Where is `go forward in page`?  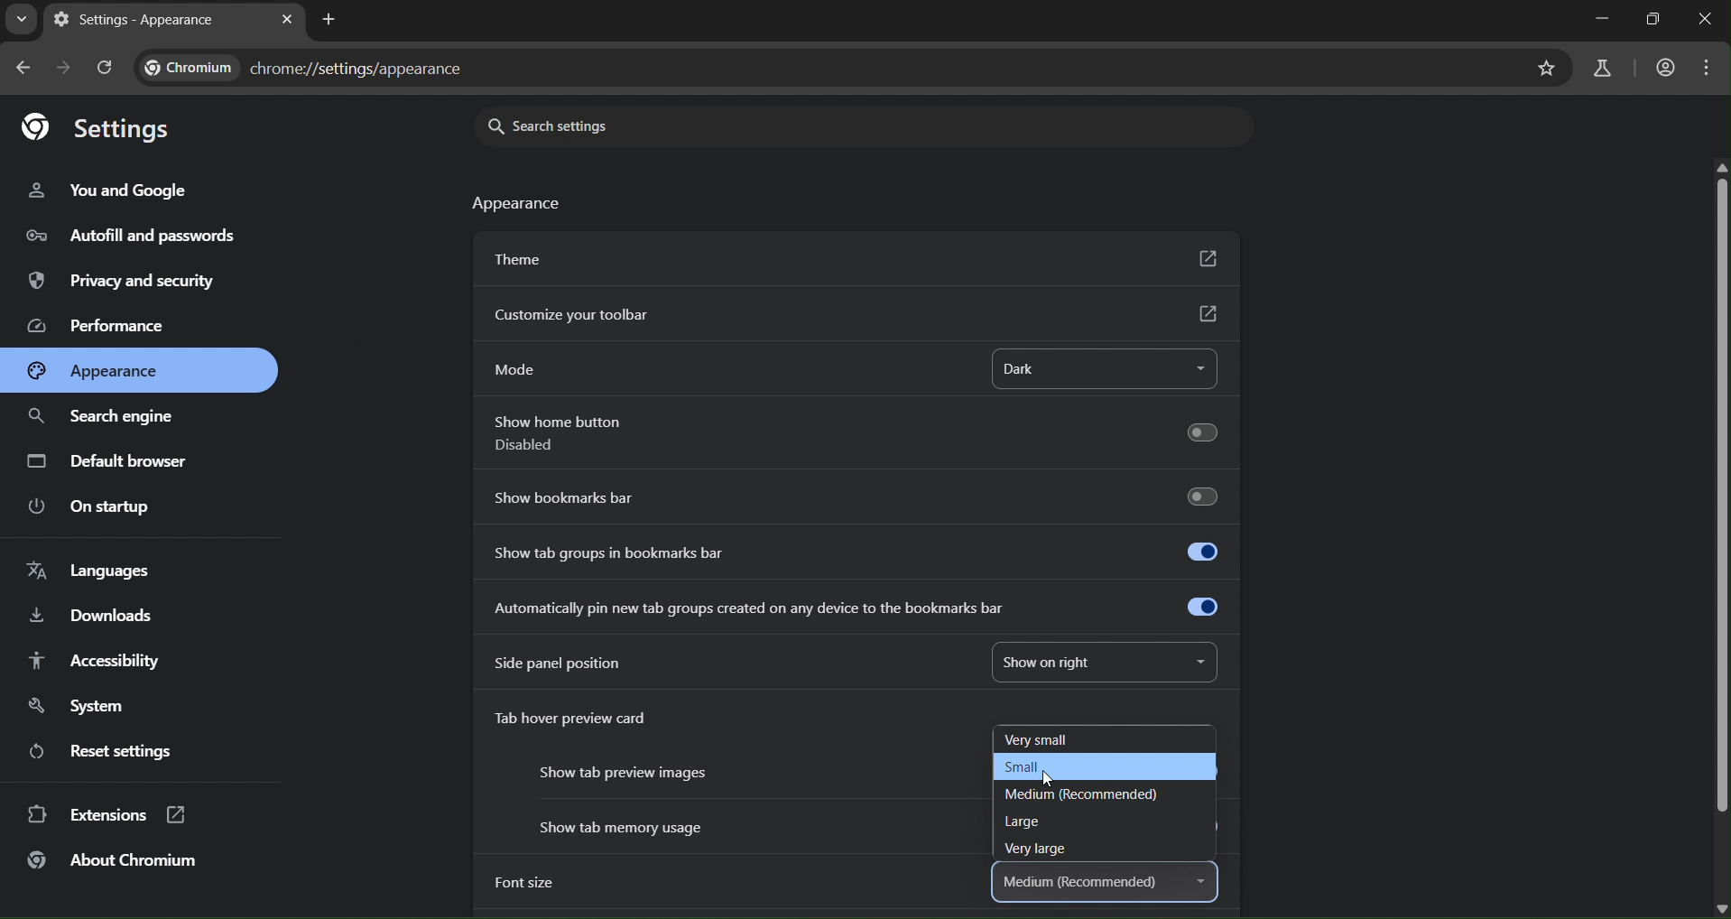
go forward in page is located at coordinates (65, 69).